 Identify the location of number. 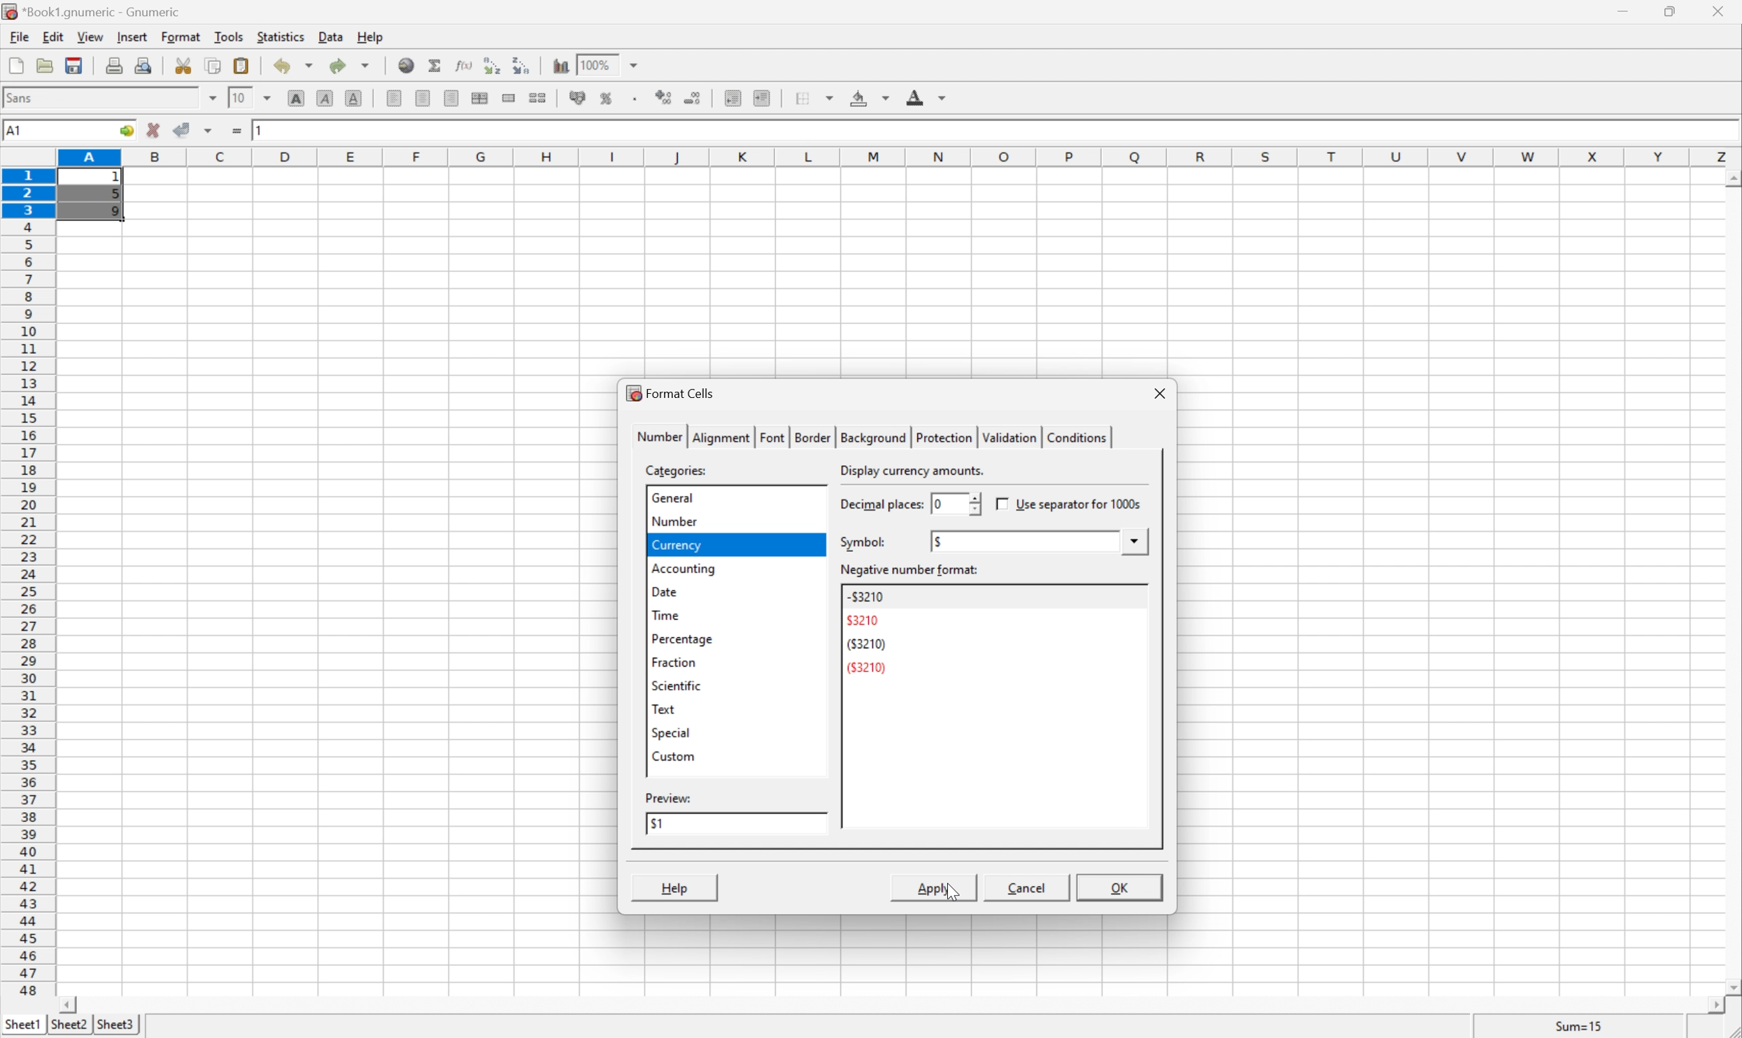
(672, 520).